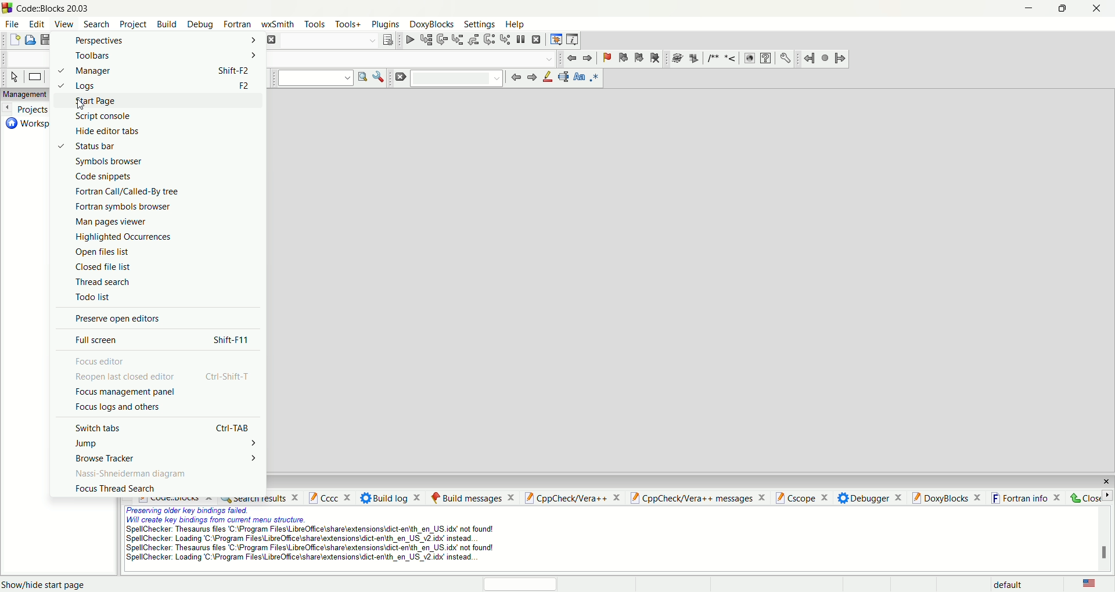  Describe the element at coordinates (7, 9) in the screenshot. I see `logo` at that location.